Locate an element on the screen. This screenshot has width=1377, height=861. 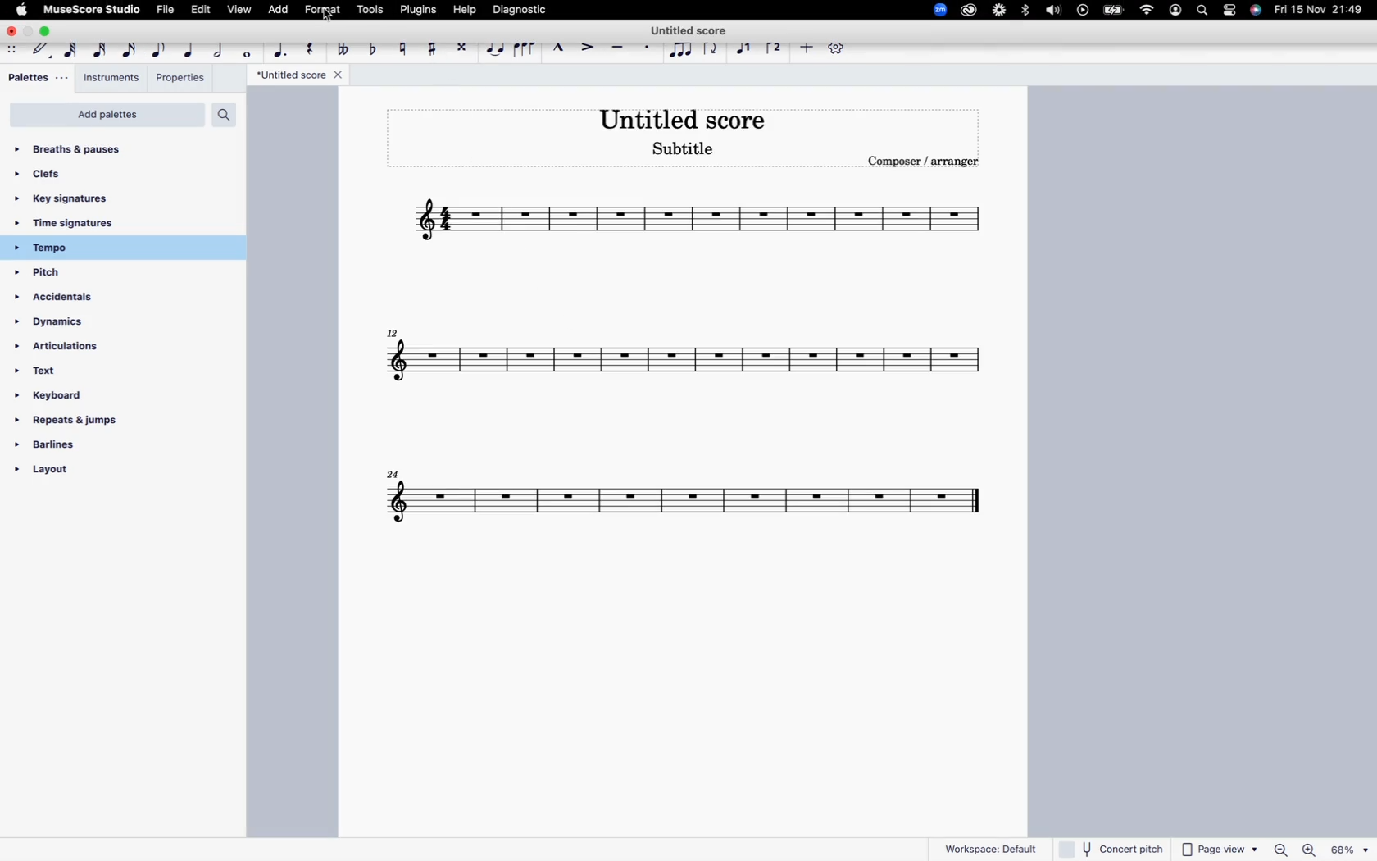
double toggle flat is located at coordinates (346, 48).